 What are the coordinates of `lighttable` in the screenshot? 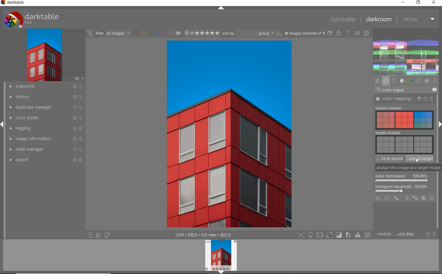 It's located at (344, 19).